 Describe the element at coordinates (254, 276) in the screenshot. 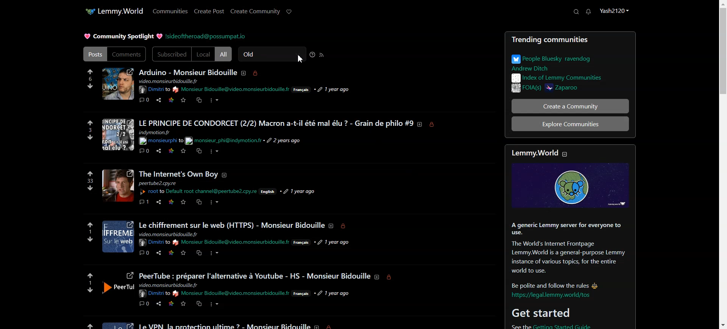

I see `` at that location.